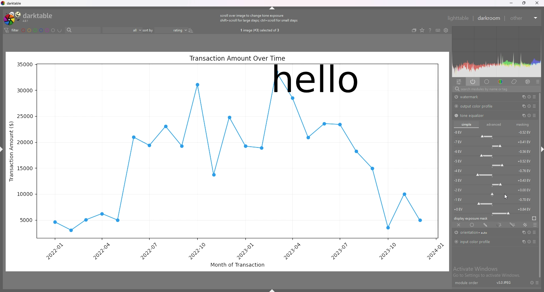  Describe the element at coordinates (171, 30) in the screenshot. I see `sort order` at that location.